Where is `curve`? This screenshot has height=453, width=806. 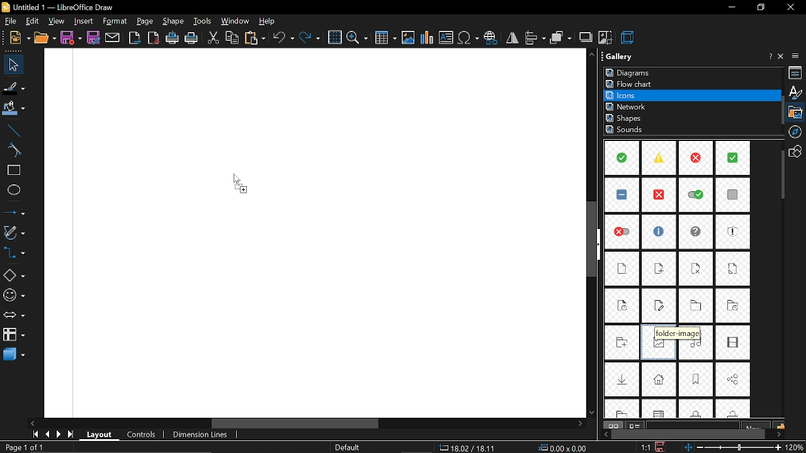
curve is located at coordinates (11, 150).